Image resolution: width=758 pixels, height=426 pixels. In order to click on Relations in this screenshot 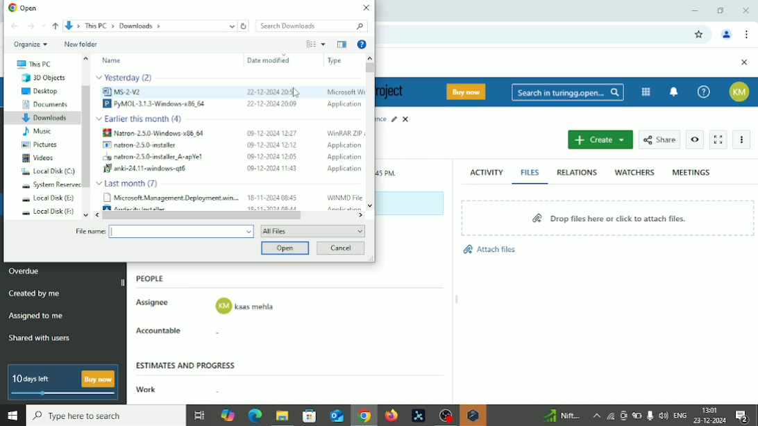, I will do `click(577, 173)`.